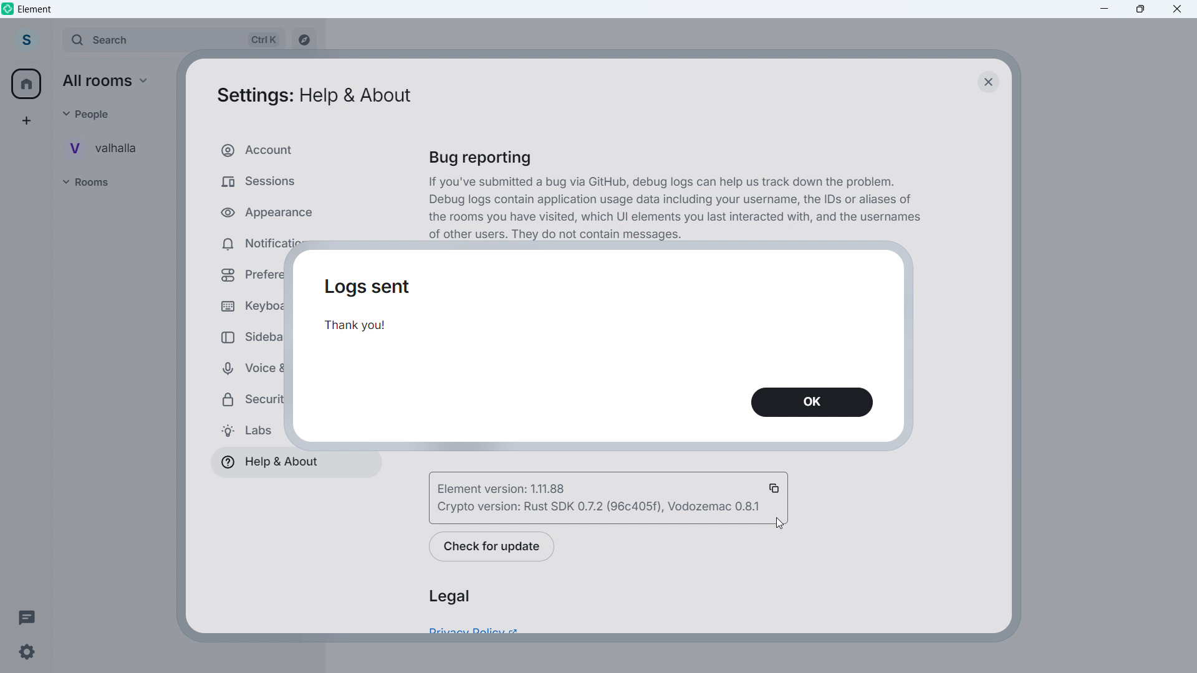 The width and height of the screenshot is (1197, 673). I want to click on cursor, so click(781, 523).